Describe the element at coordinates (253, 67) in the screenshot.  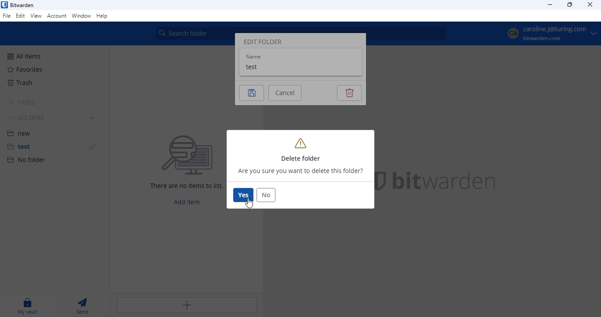
I see `test` at that location.